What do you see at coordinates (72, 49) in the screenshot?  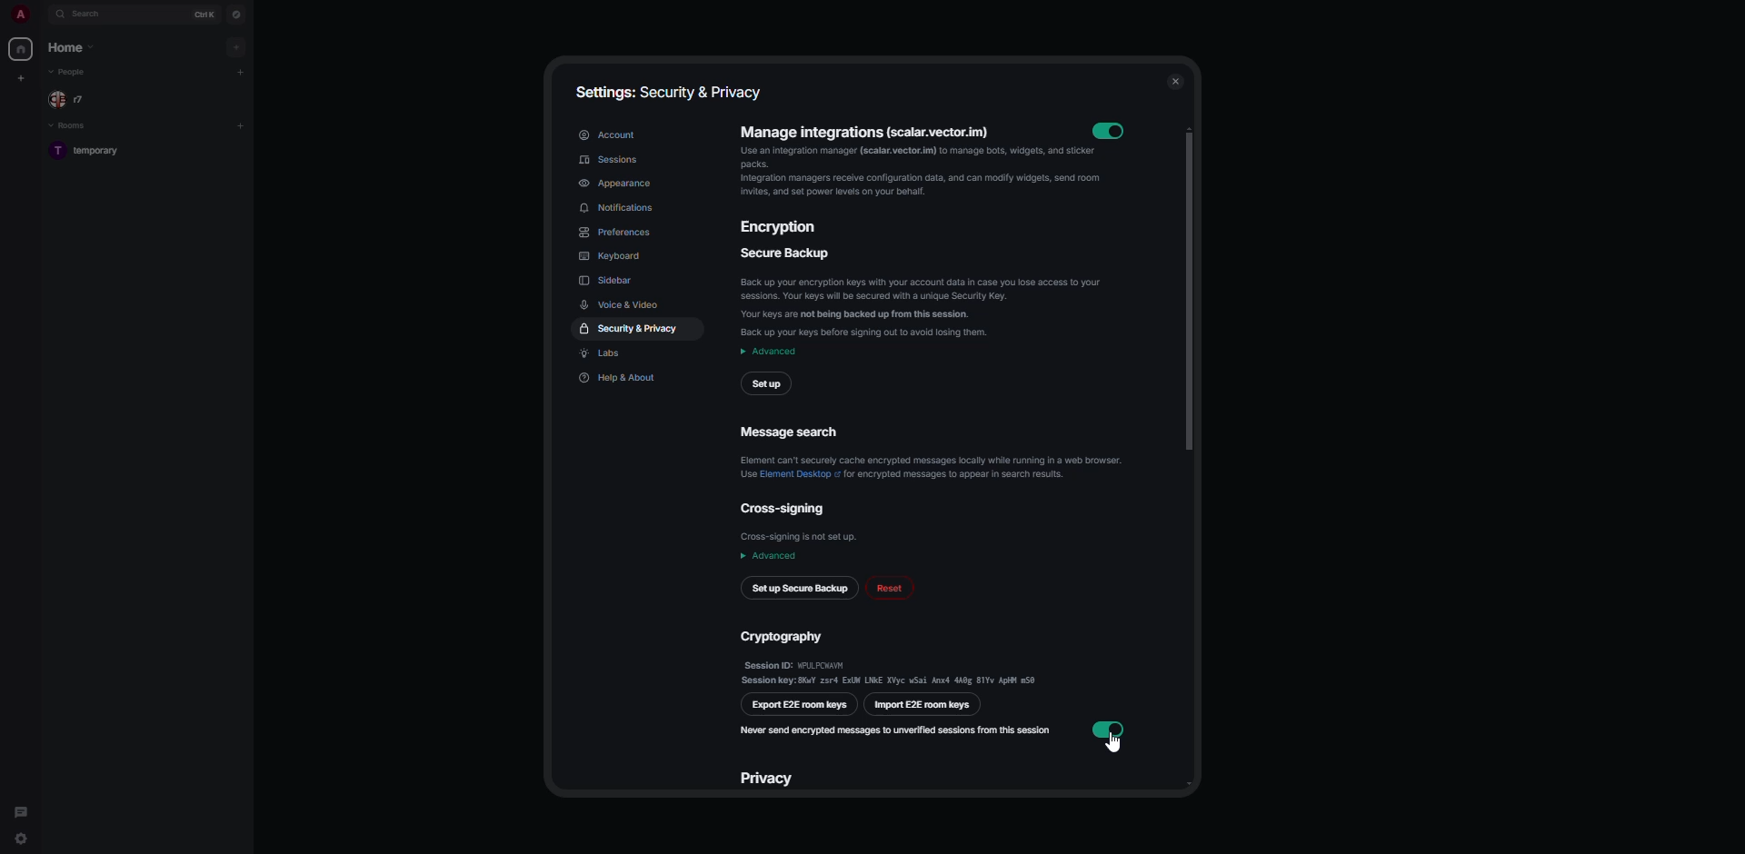 I see `home` at bounding box center [72, 49].